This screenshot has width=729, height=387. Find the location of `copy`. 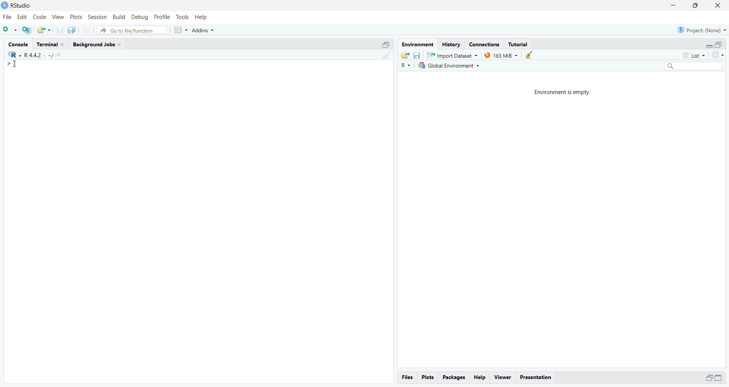

copy is located at coordinates (72, 30).